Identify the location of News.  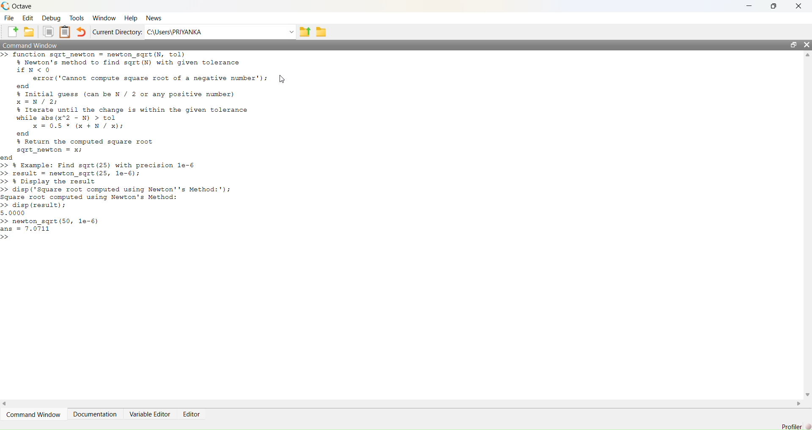
(154, 19).